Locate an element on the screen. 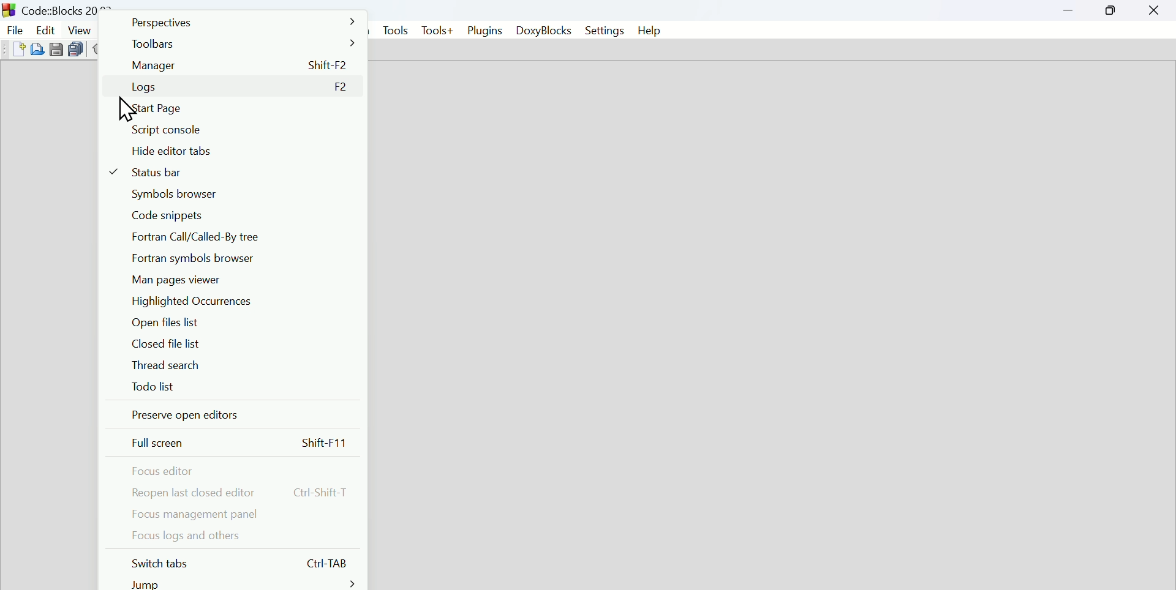  Tools  is located at coordinates (394, 30).